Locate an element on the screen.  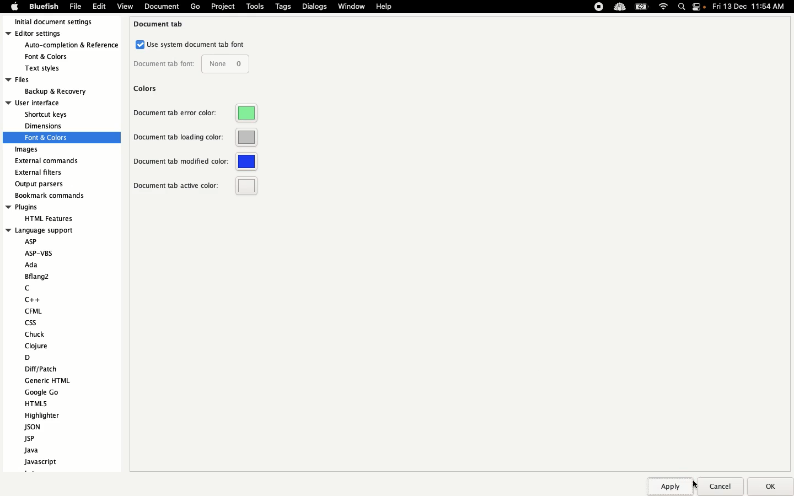
Cancel is located at coordinates (720, 486).